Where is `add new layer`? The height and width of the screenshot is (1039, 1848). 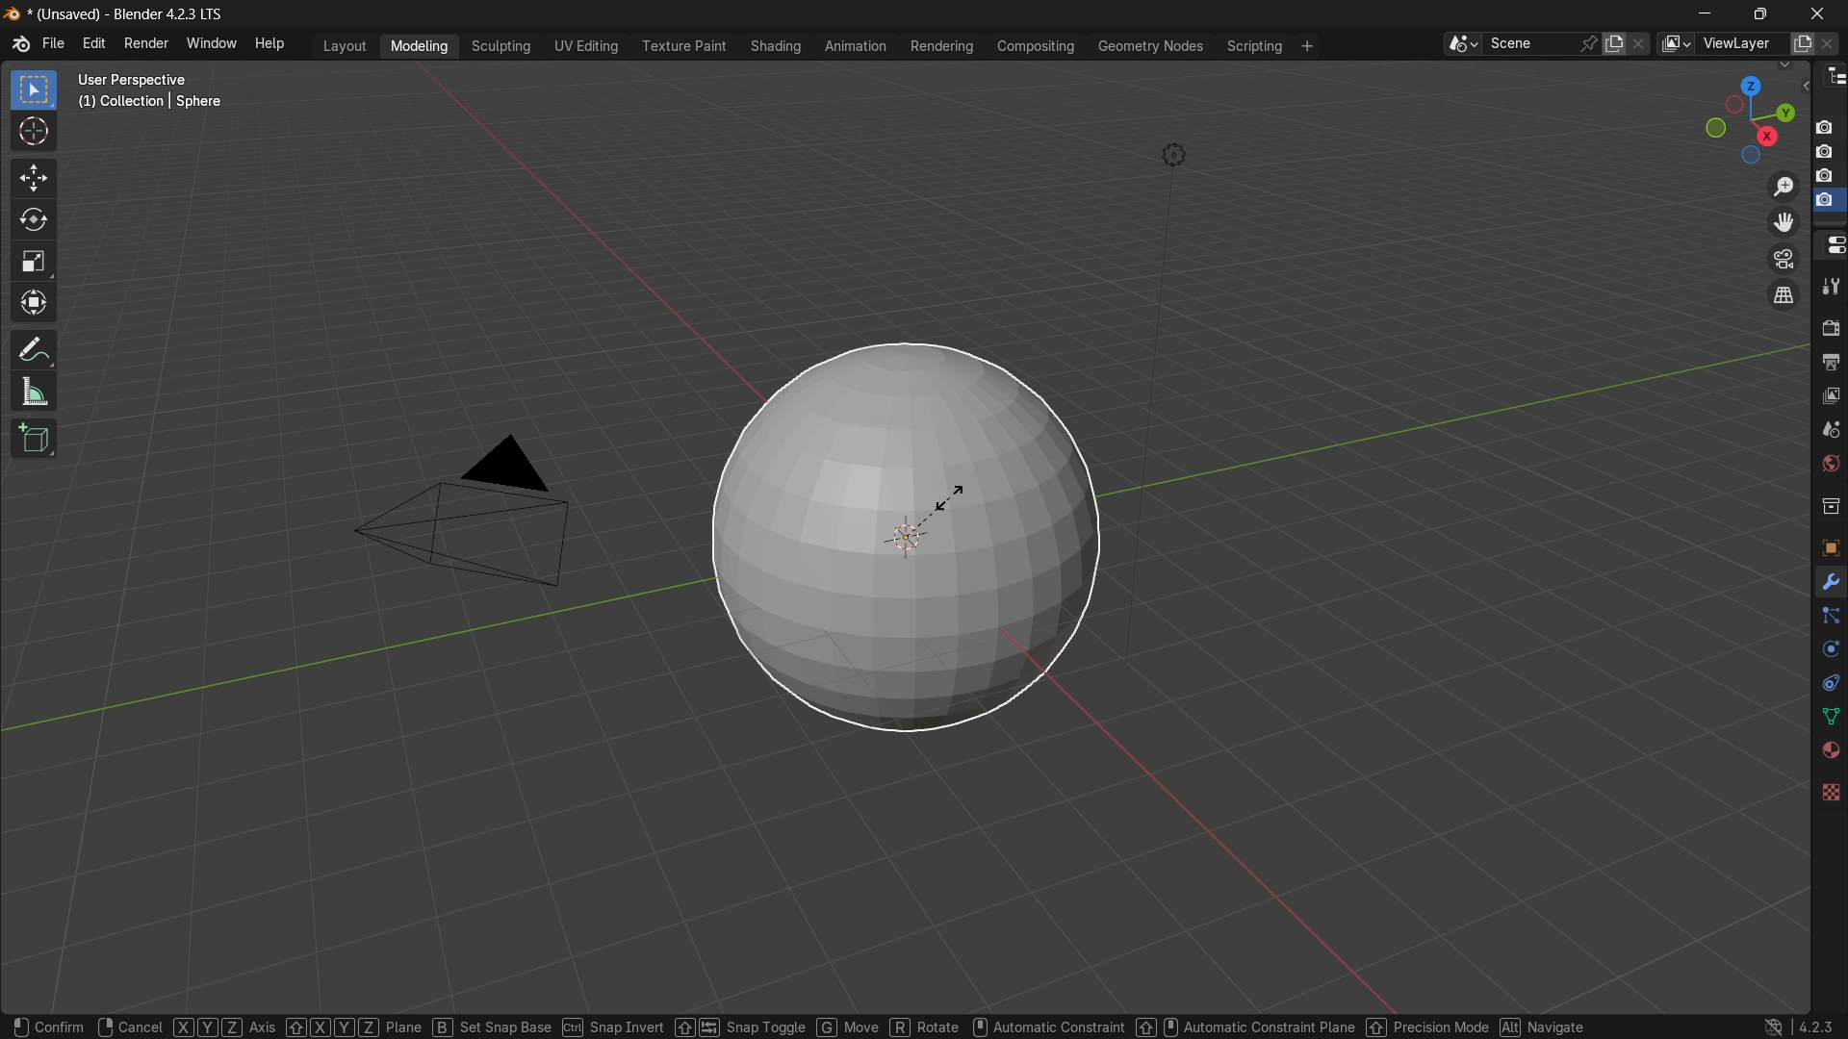
add new layer is located at coordinates (1802, 42).